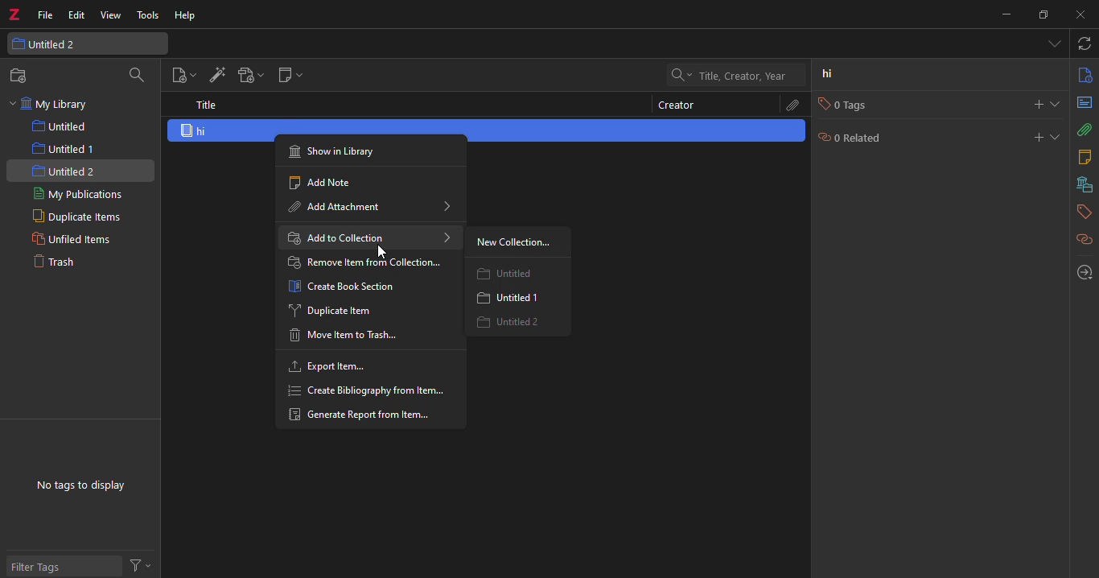 This screenshot has width=1099, height=578. I want to click on new collection, so click(512, 243).